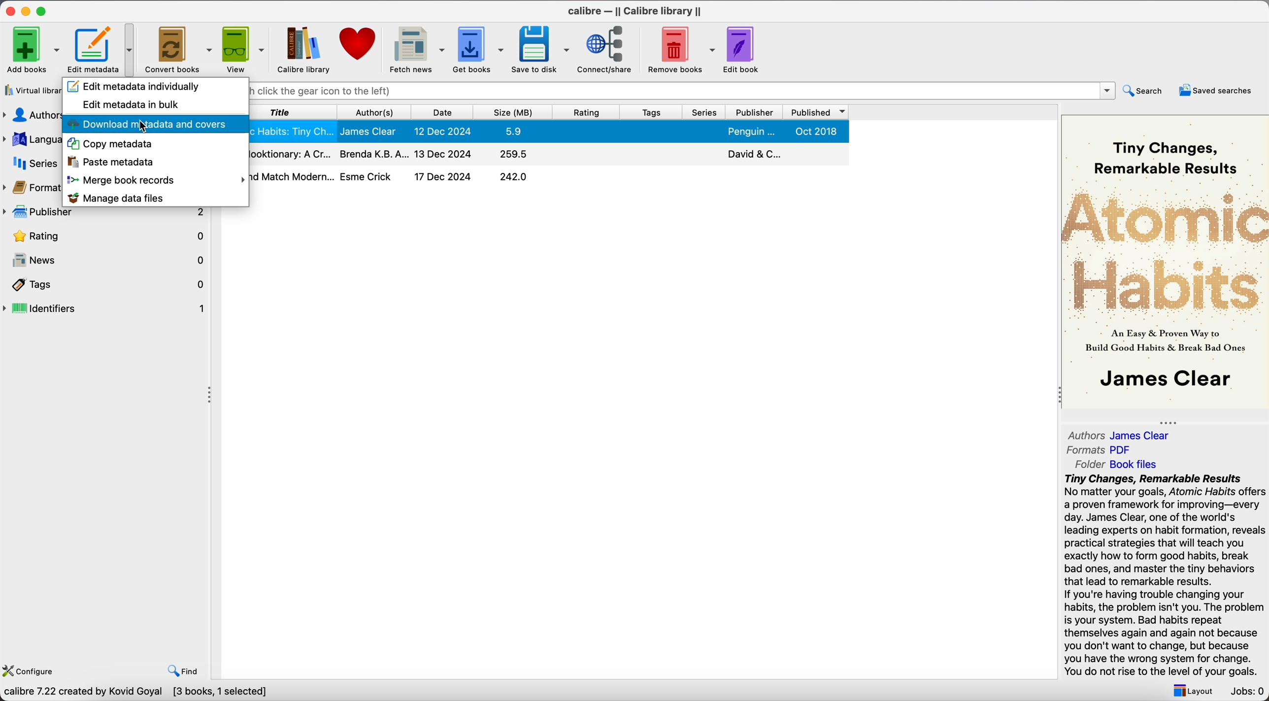 This screenshot has width=1269, height=701. I want to click on edit book, so click(742, 49).